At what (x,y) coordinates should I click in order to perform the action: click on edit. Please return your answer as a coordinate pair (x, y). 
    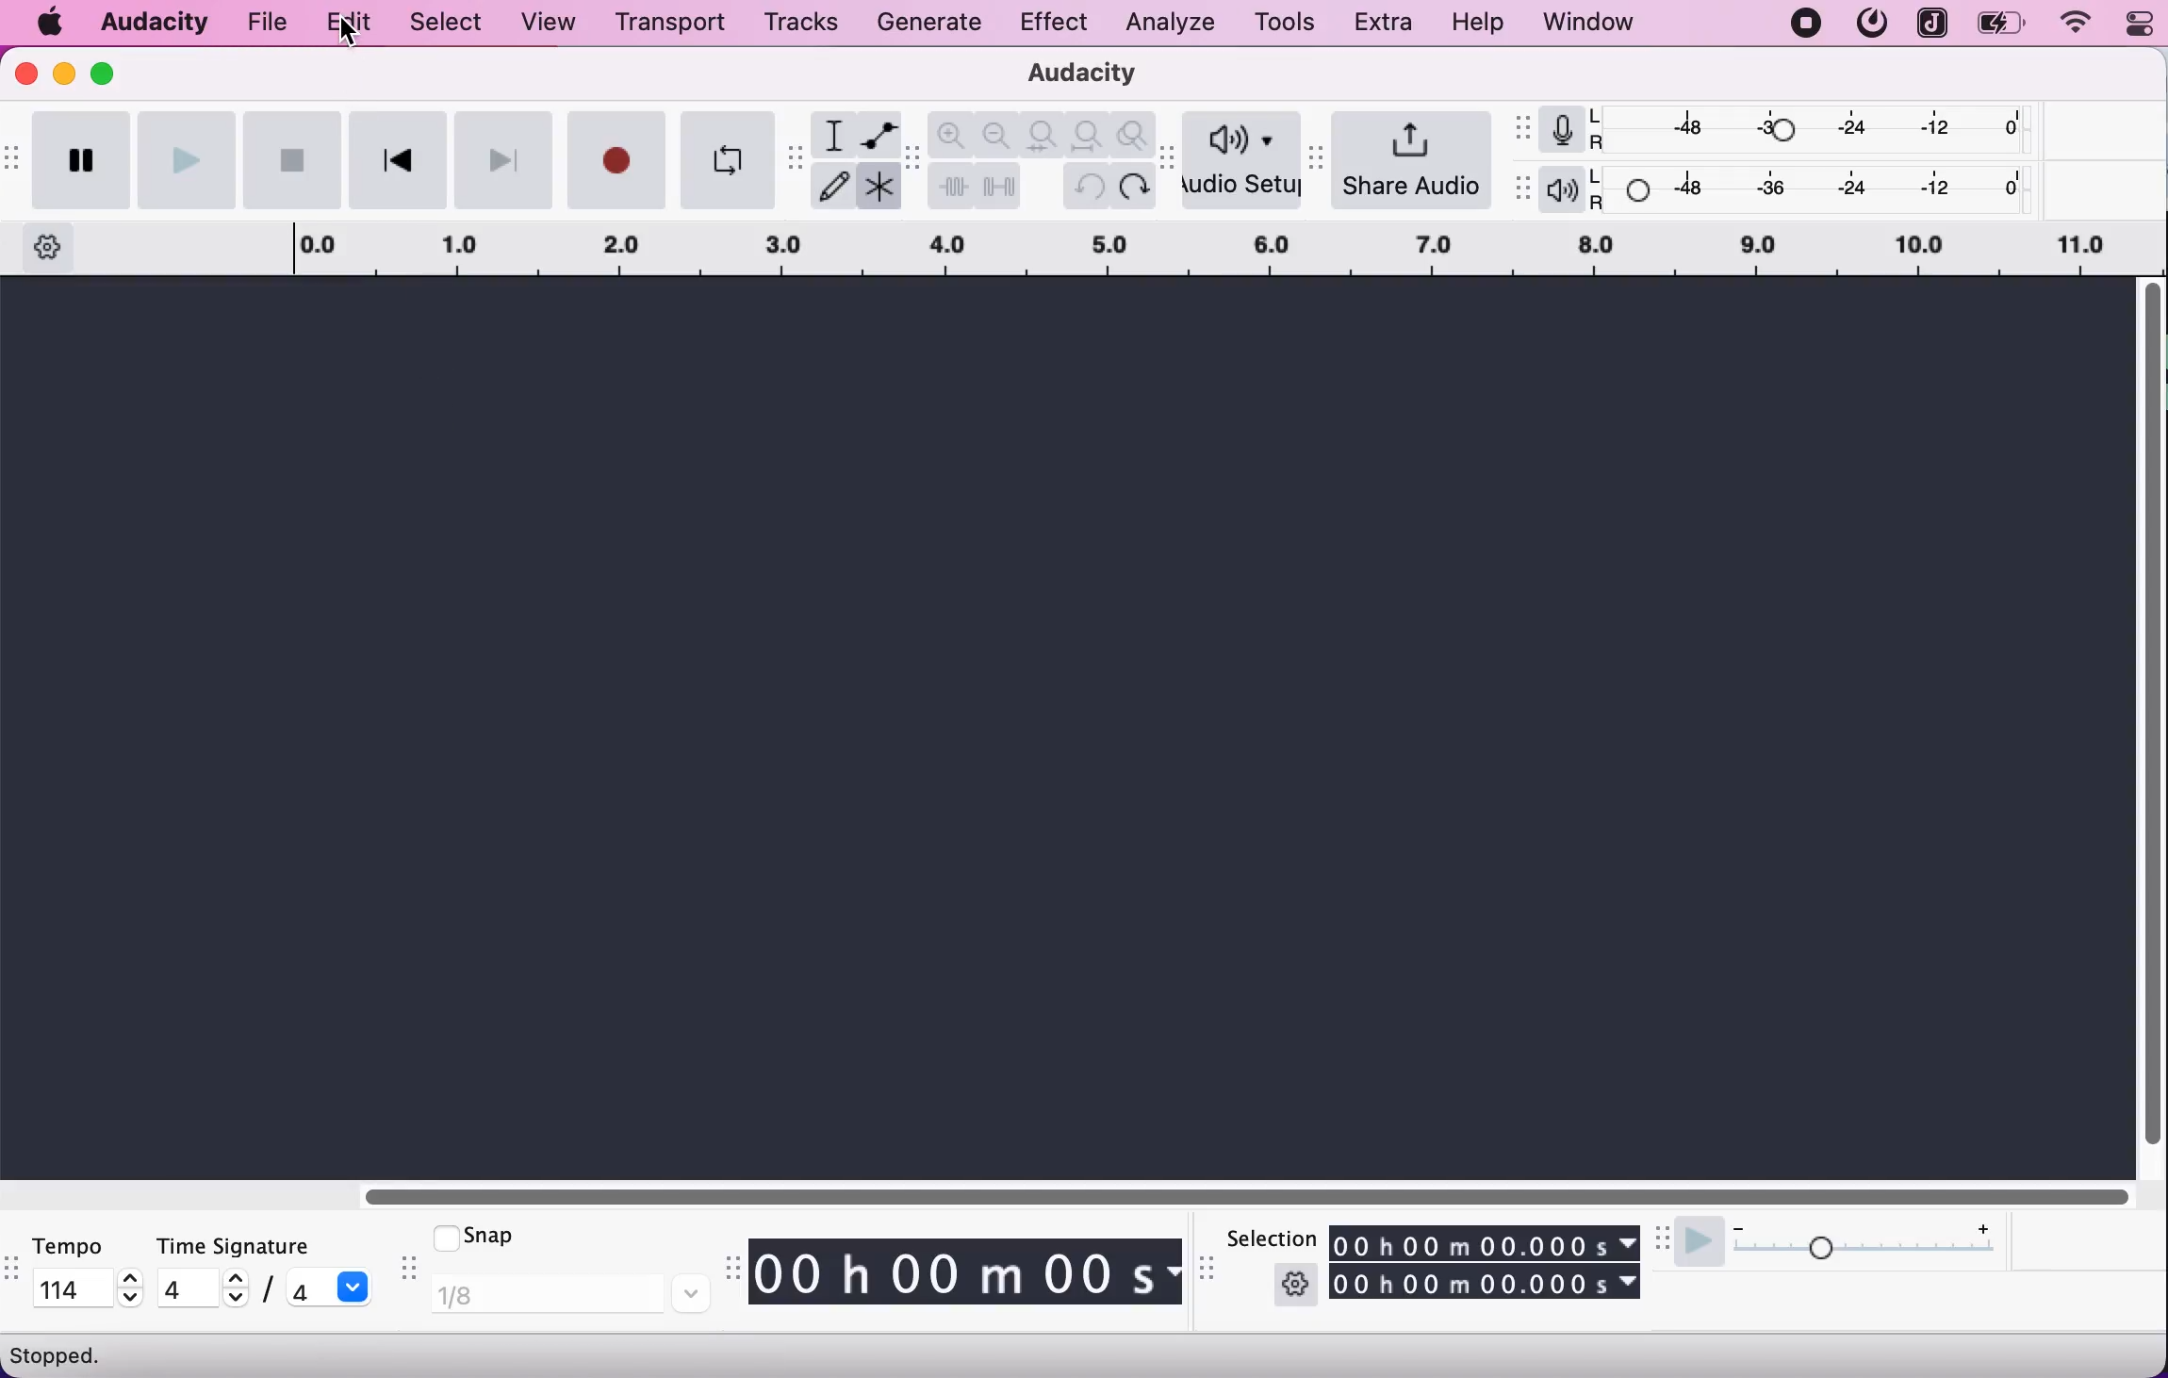
    Looking at the image, I should click on (344, 25).